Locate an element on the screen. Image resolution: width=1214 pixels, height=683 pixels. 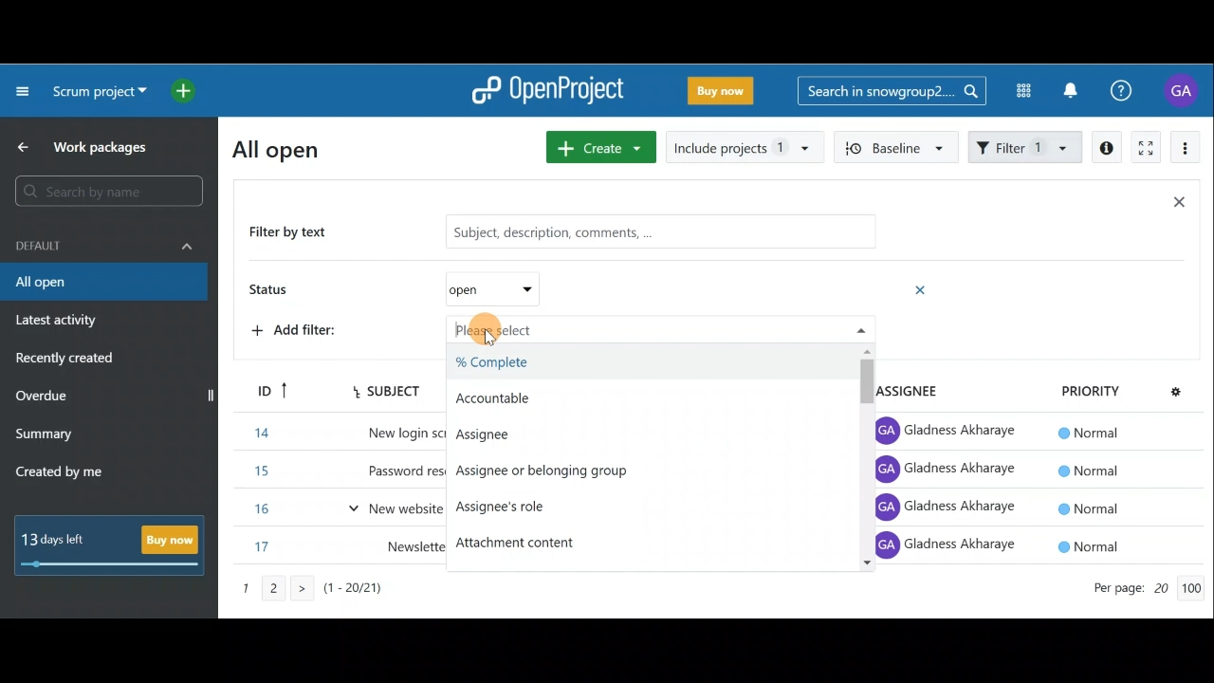
Collapse project menu is located at coordinates (24, 90).